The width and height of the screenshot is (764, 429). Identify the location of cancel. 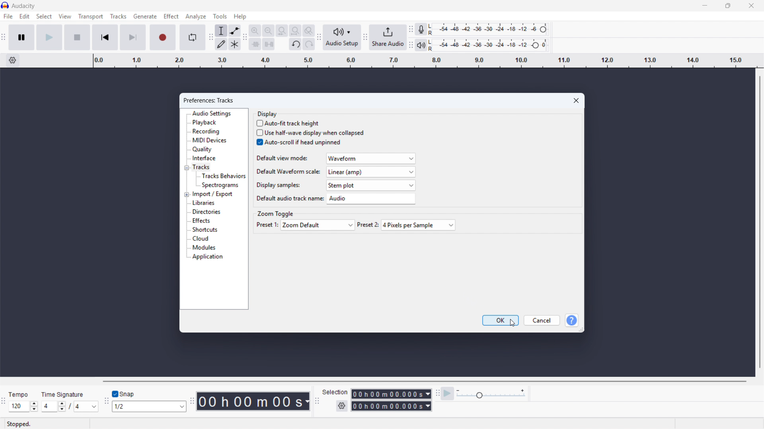
(542, 320).